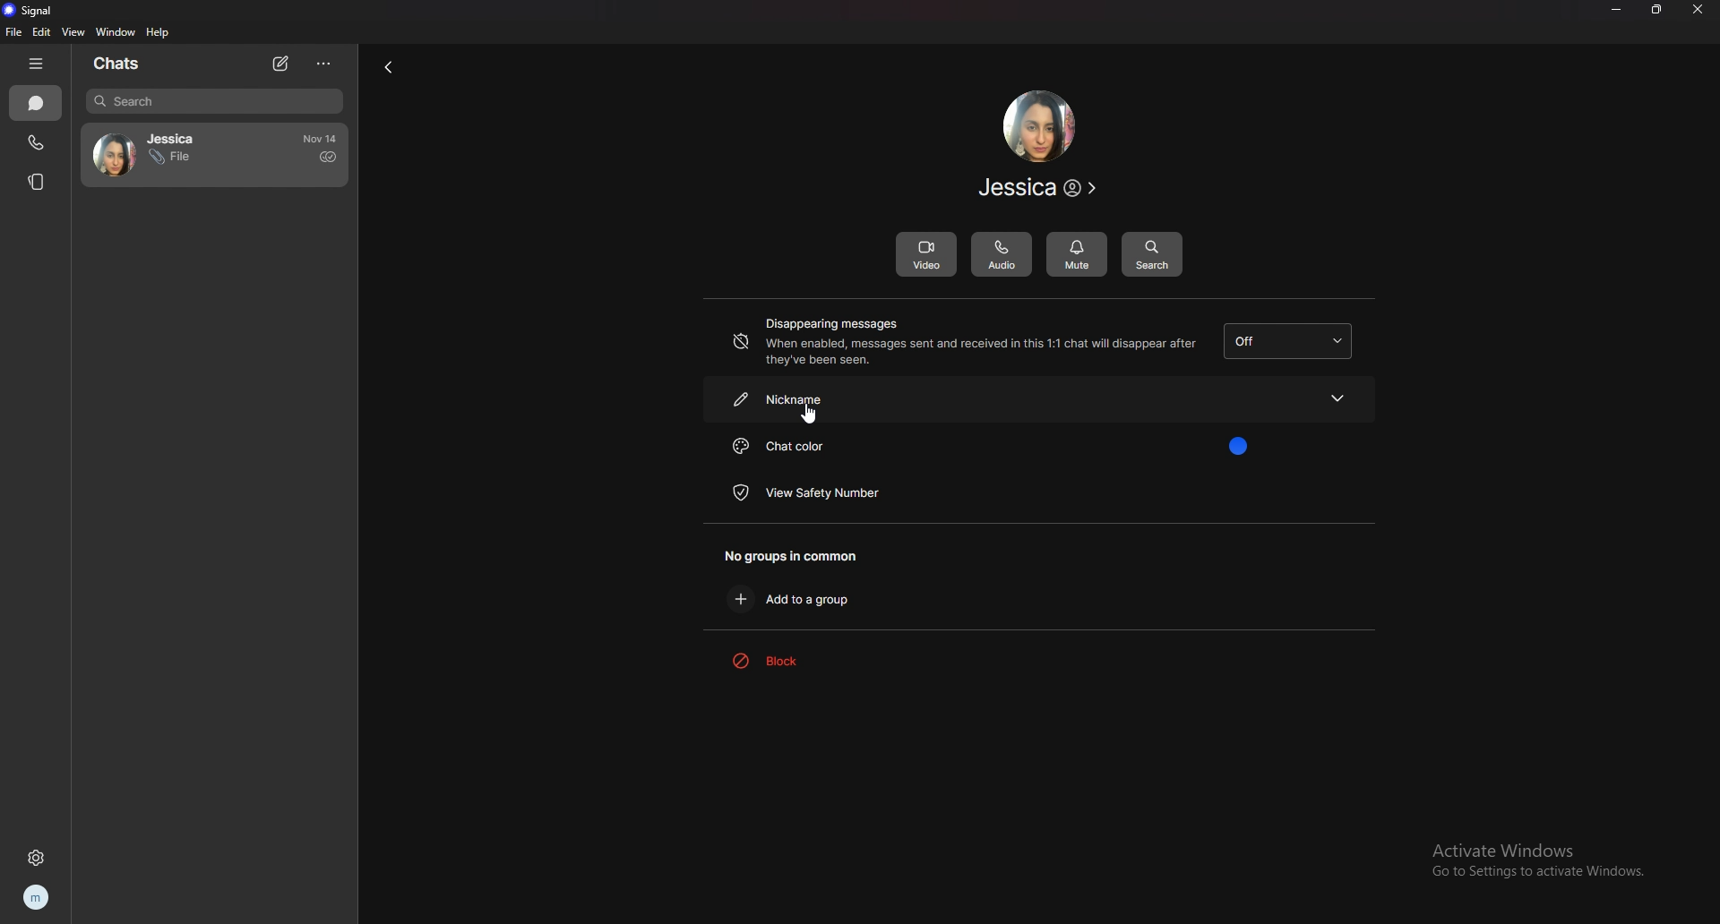  Describe the element at coordinates (279, 63) in the screenshot. I see `new chat` at that location.